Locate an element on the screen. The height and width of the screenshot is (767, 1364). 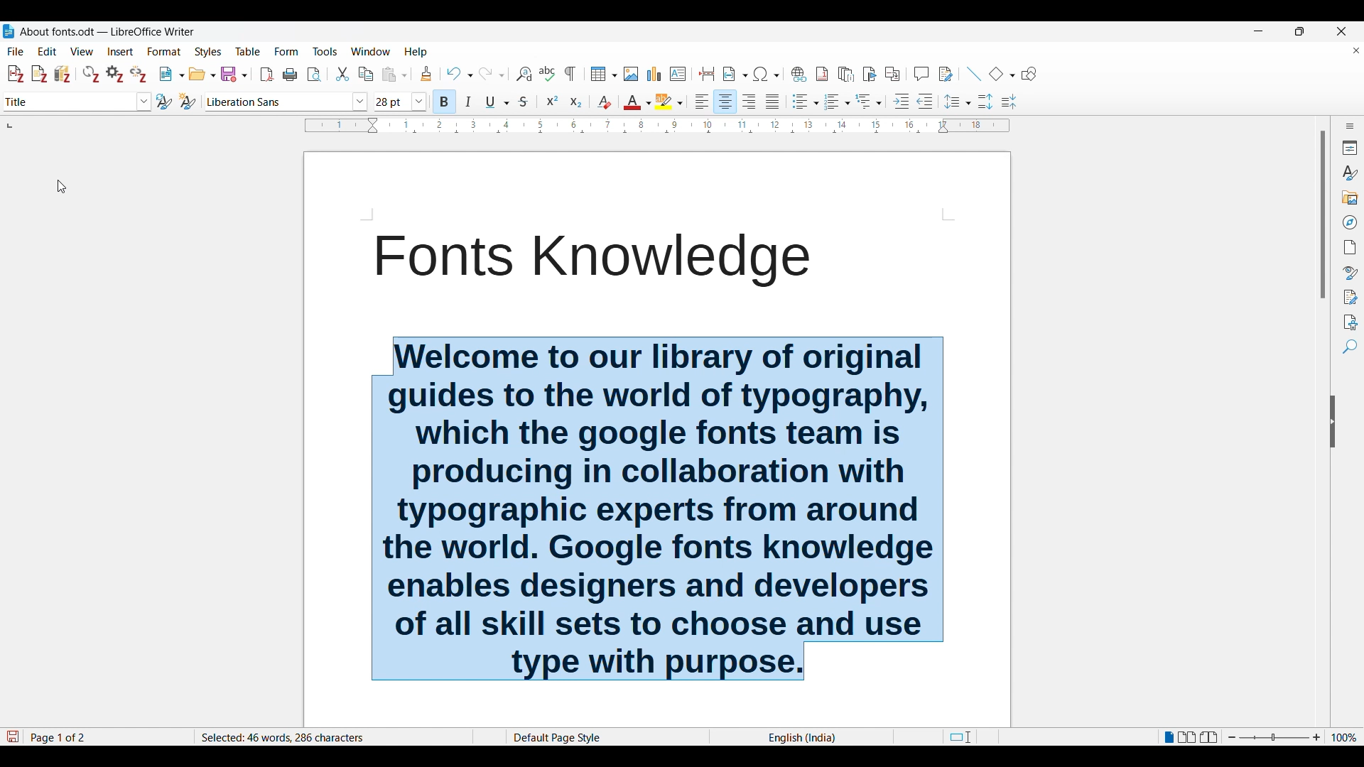
Undo is located at coordinates (460, 74).